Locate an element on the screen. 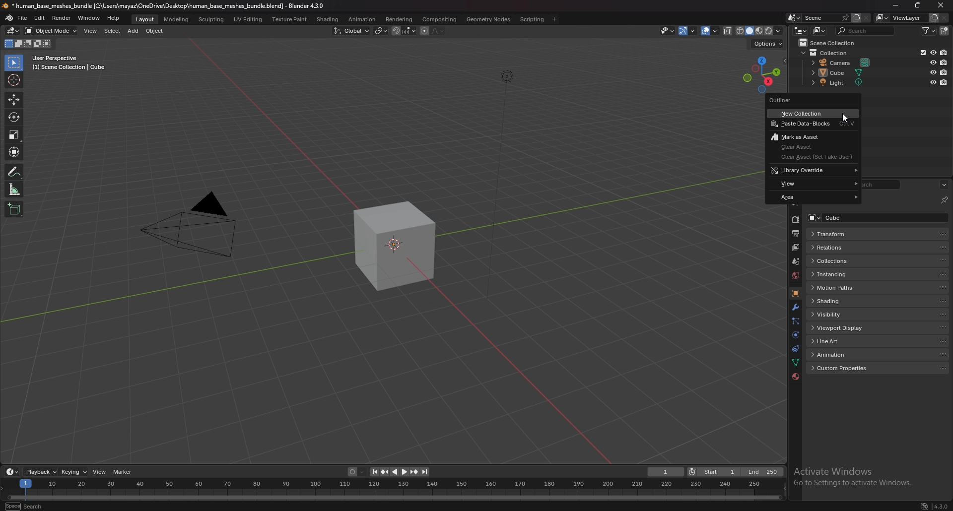 The width and height of the screenshot is (953, 511). edit is located at coordinates (40, 19).